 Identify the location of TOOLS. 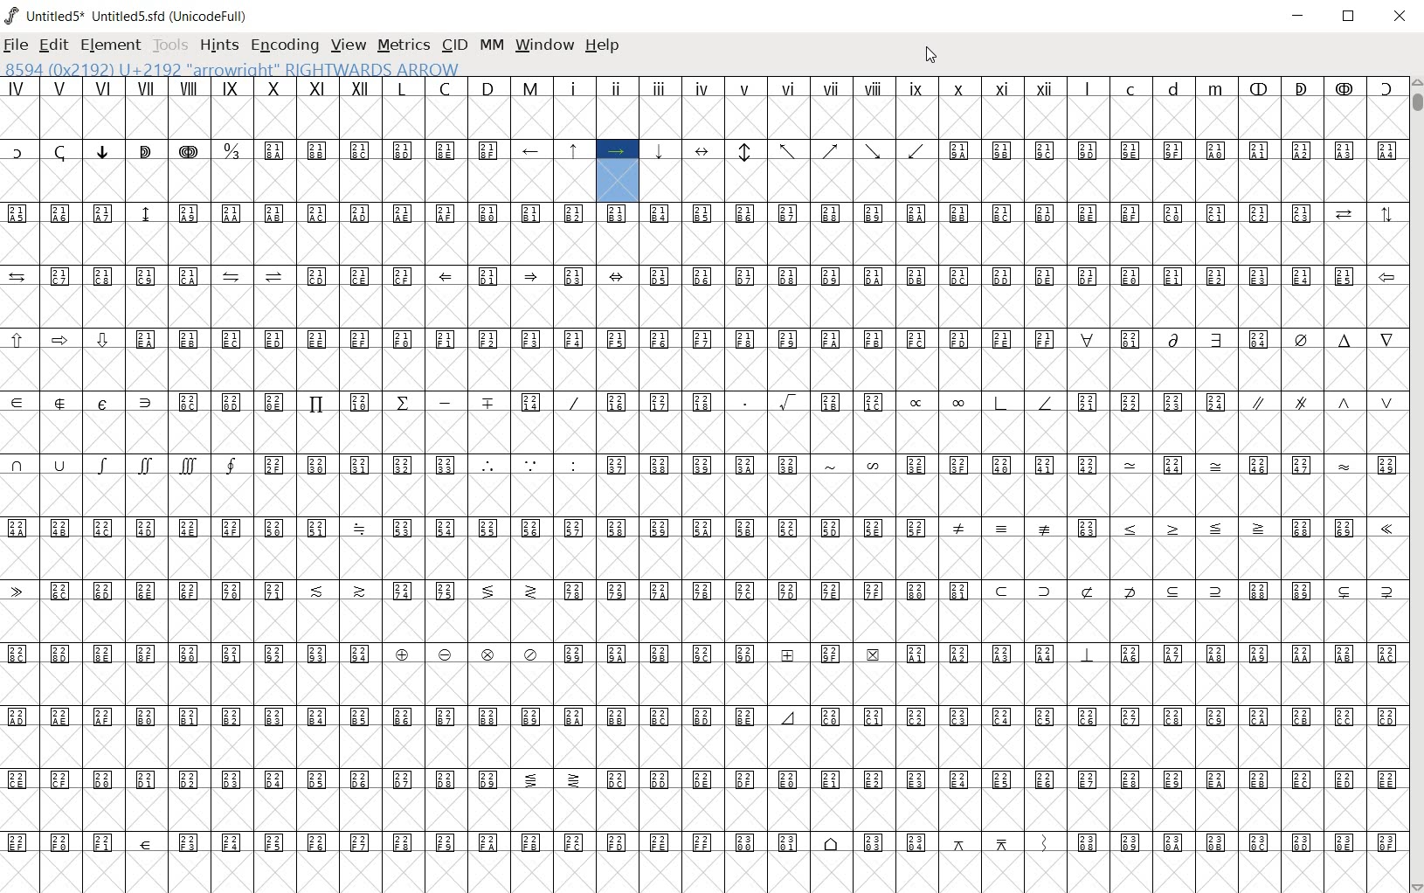
(170, 45).